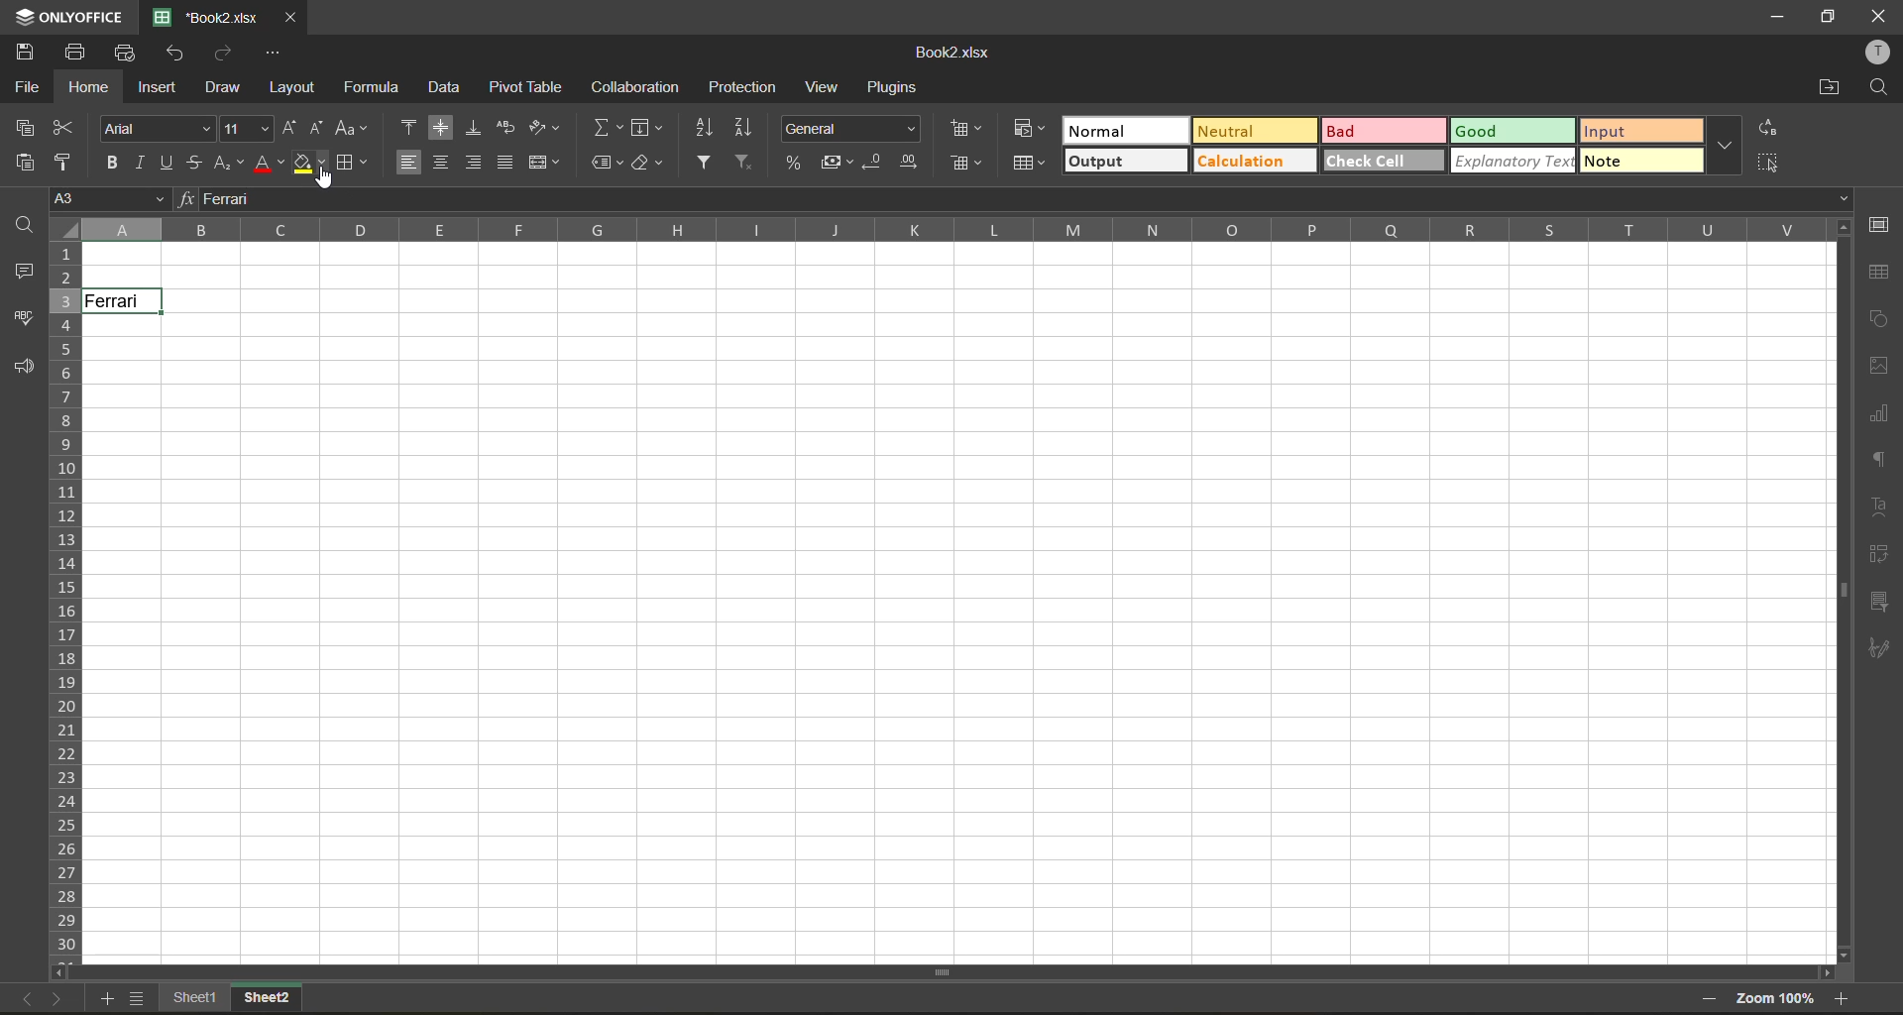  I want to click on table, so click(1883, 275).